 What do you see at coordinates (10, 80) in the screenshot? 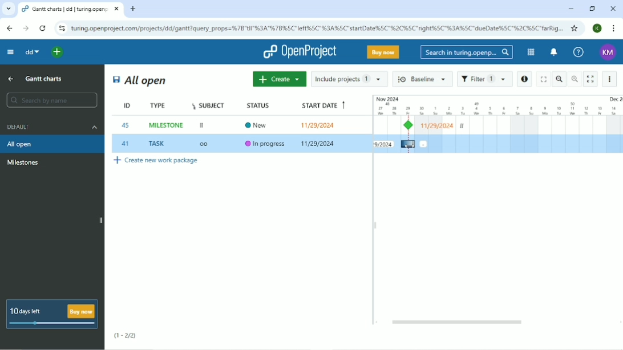
I see `Up` at bounding box center [10, 80].